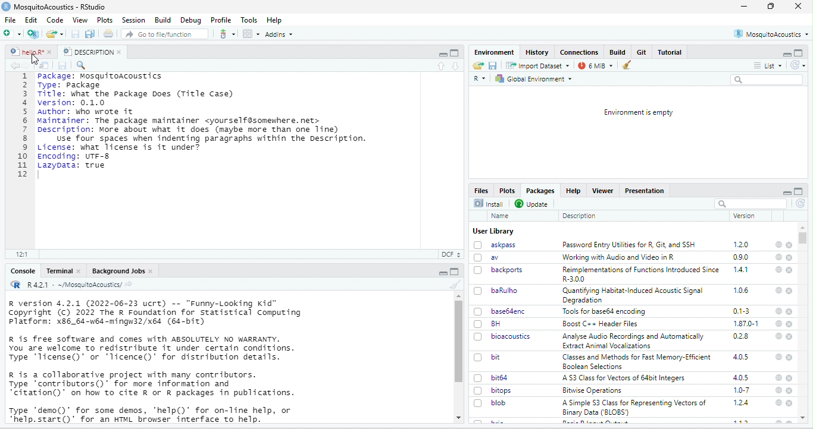  Describe the element at coordinates (741, 390) in the screenshot. I see `1.0-7` at that location.